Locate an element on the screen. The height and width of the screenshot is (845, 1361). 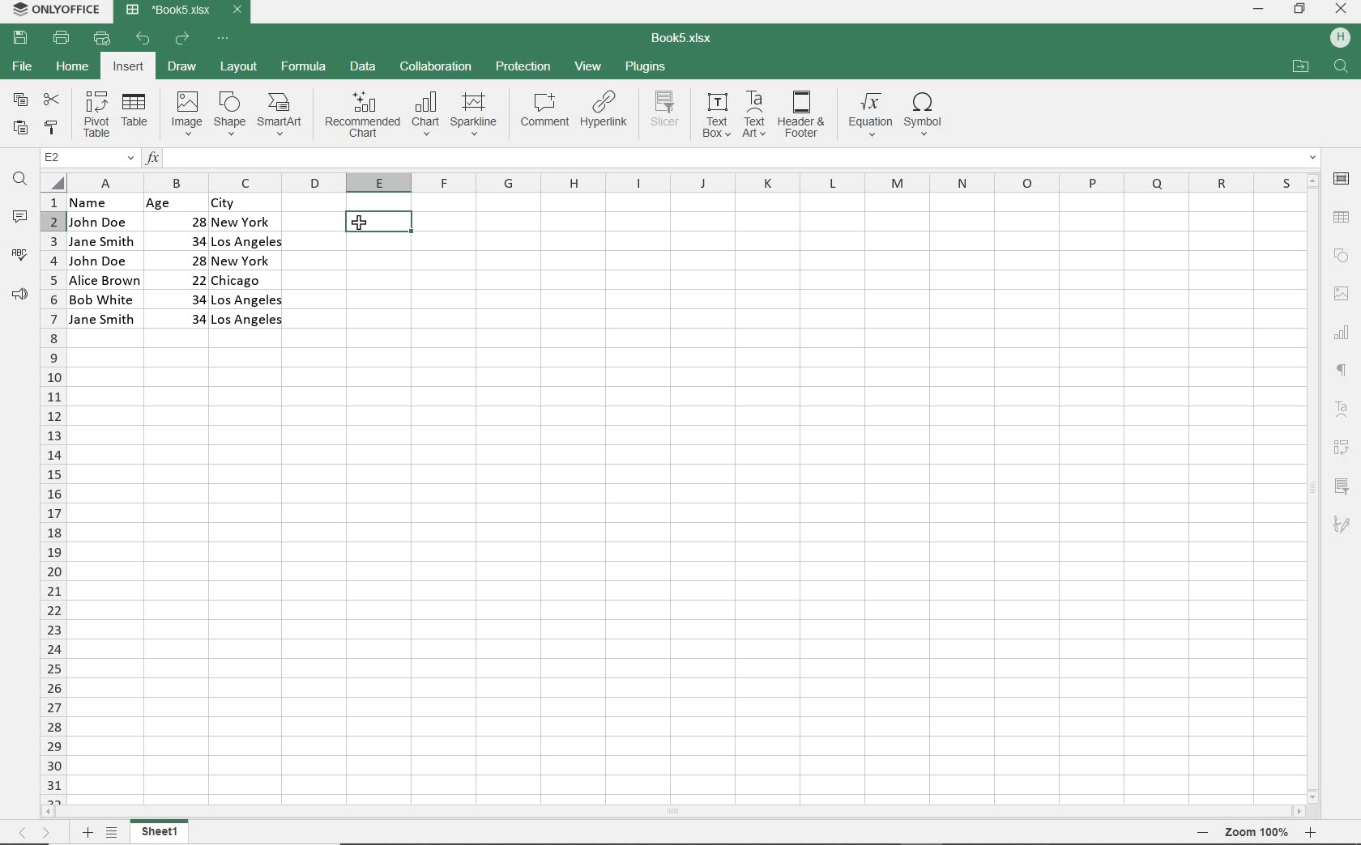
Jane Smith is located at coordinates (103, 320).